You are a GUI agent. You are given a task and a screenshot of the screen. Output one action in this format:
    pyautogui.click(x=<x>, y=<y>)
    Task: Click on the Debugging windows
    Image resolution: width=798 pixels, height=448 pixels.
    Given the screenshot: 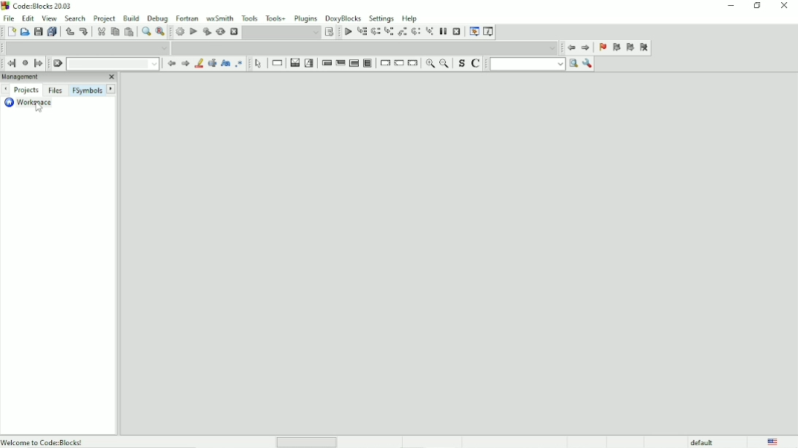 What is the action you would take?
    pyautogui.click(x=473, y=33)
    